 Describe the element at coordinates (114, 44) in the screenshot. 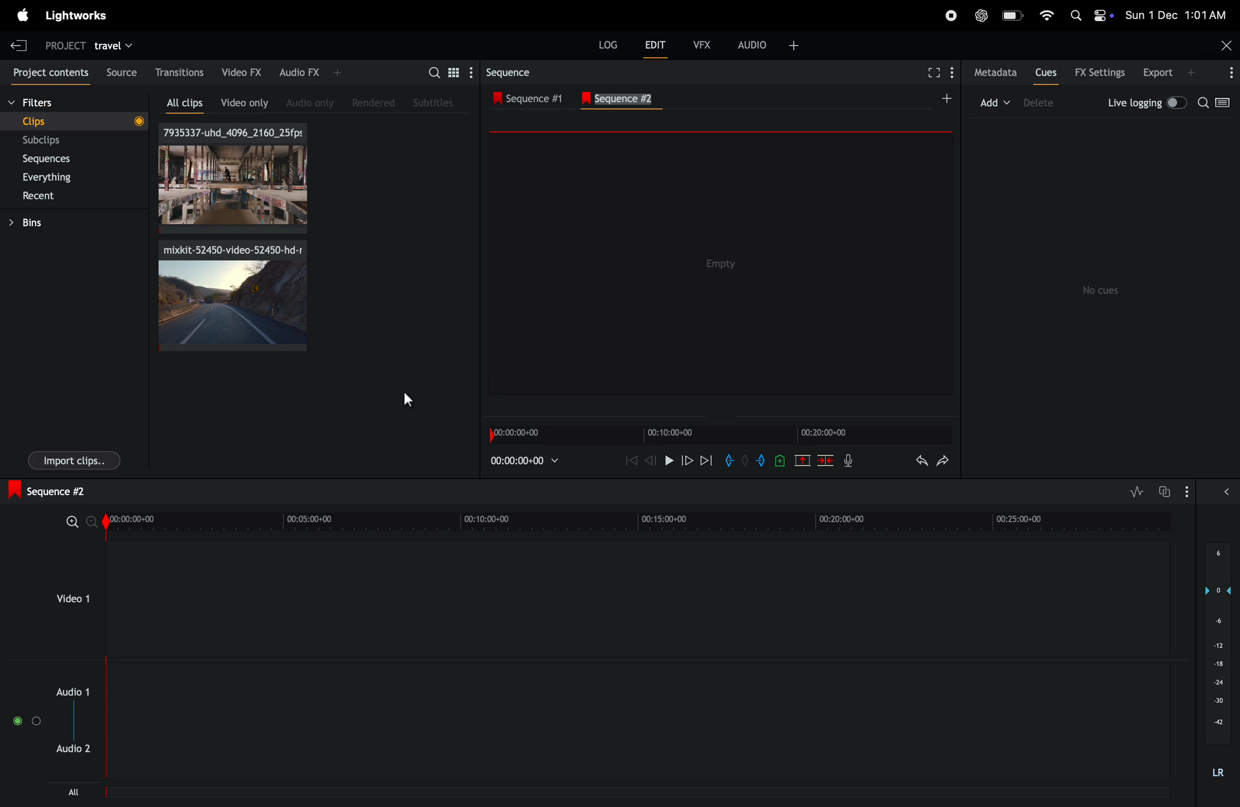

I see `travel` at that location.